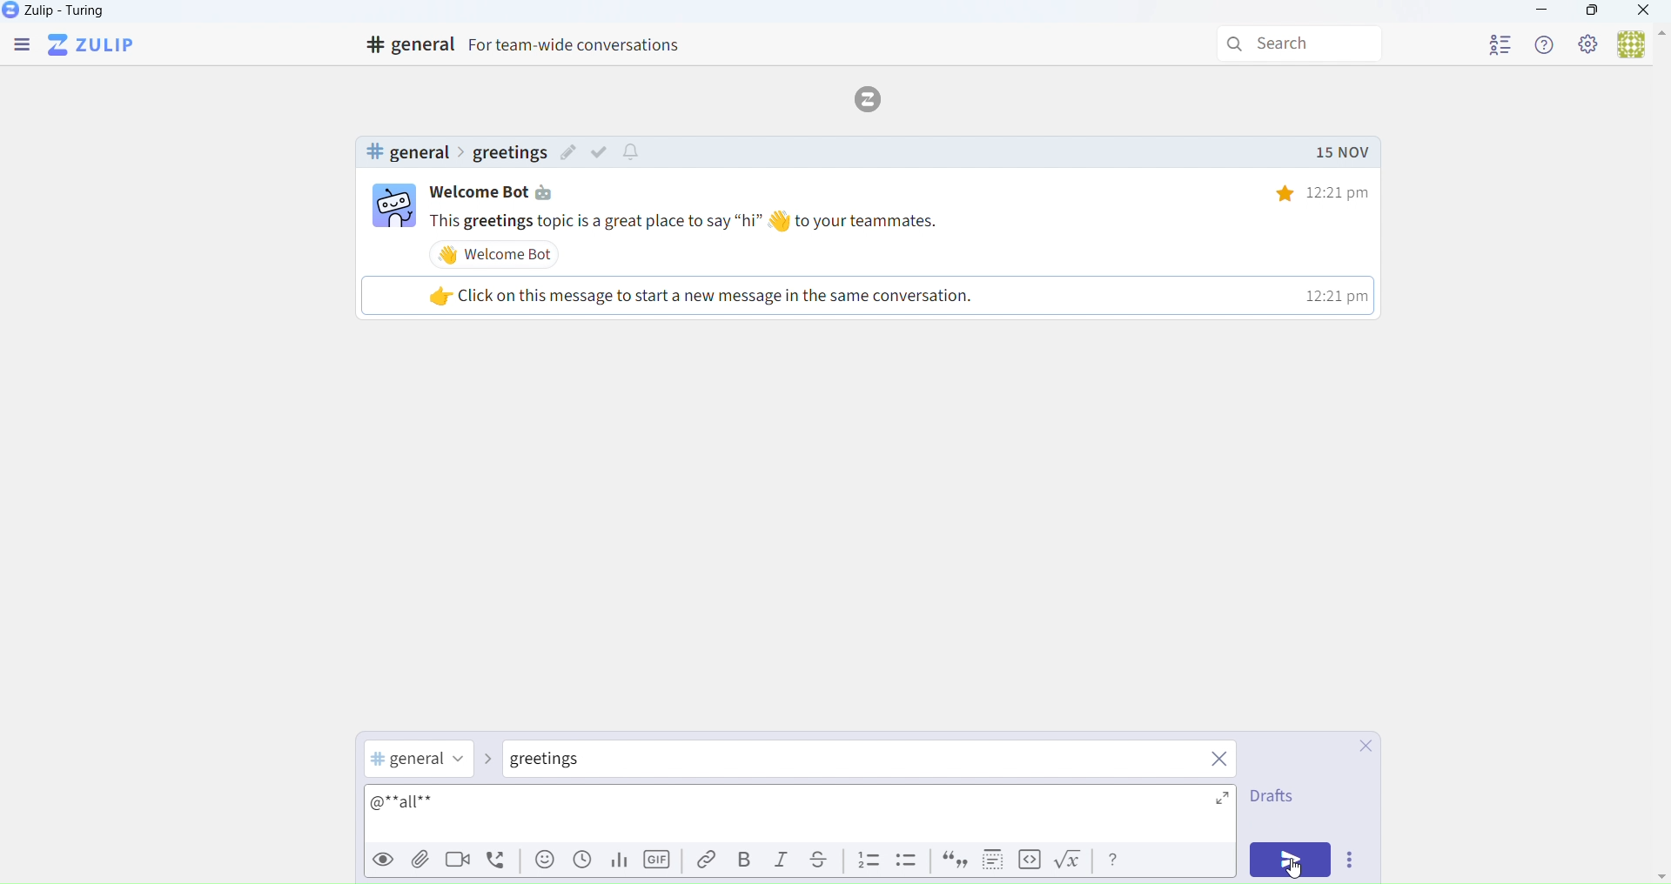  What do you see at coordinates (1115, 860) in the screenshot?
I see `Help` at bounding box center [1115, 860].